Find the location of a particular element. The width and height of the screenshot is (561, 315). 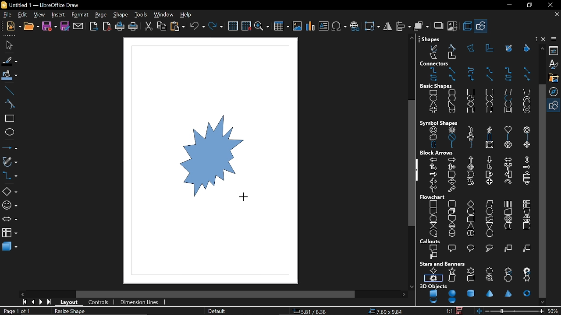

go to first page is located at coordinates (25, 303).